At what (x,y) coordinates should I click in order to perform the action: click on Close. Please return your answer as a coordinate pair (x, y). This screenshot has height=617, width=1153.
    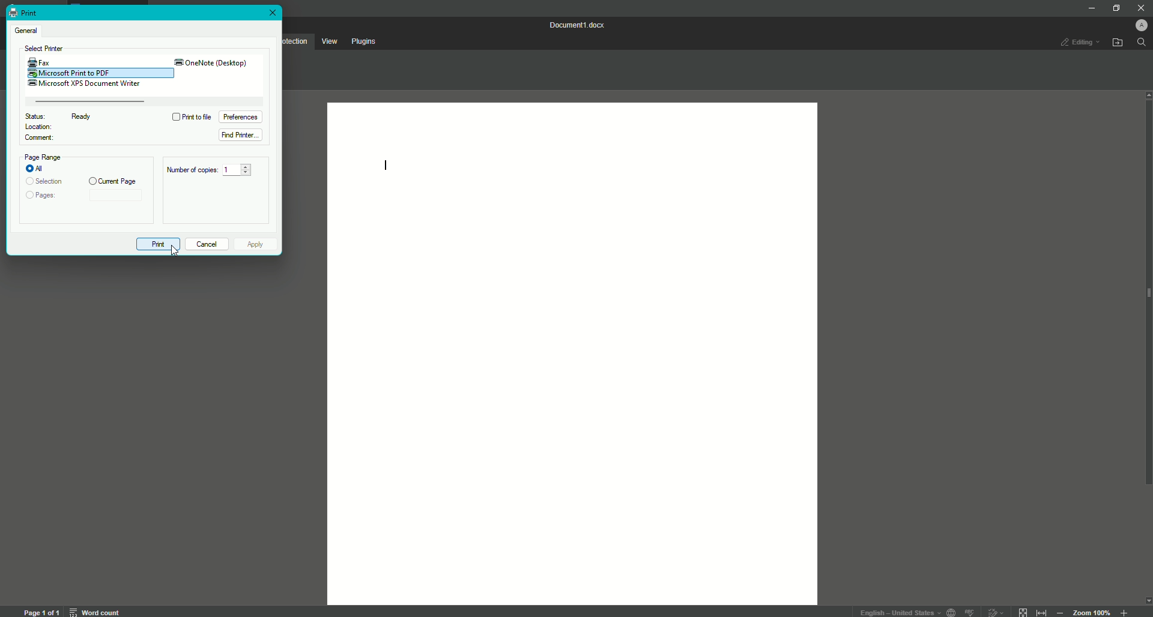
    Looking at the image, I should click on (1140, 8).